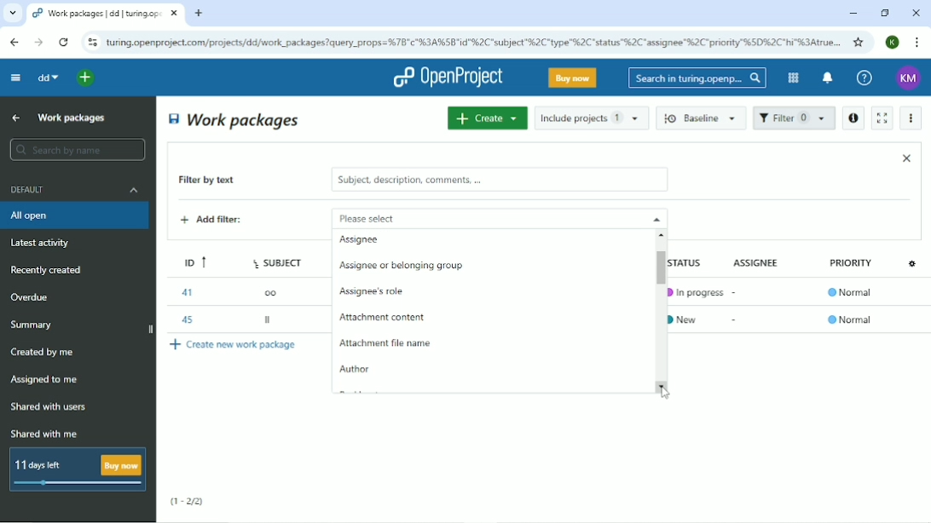 Image resolution: width=931 pixels, height=523 pixels. What do you see at coordinates (47, 78) in the screenshot?
I see `dd` at bounding box center [47, 78].